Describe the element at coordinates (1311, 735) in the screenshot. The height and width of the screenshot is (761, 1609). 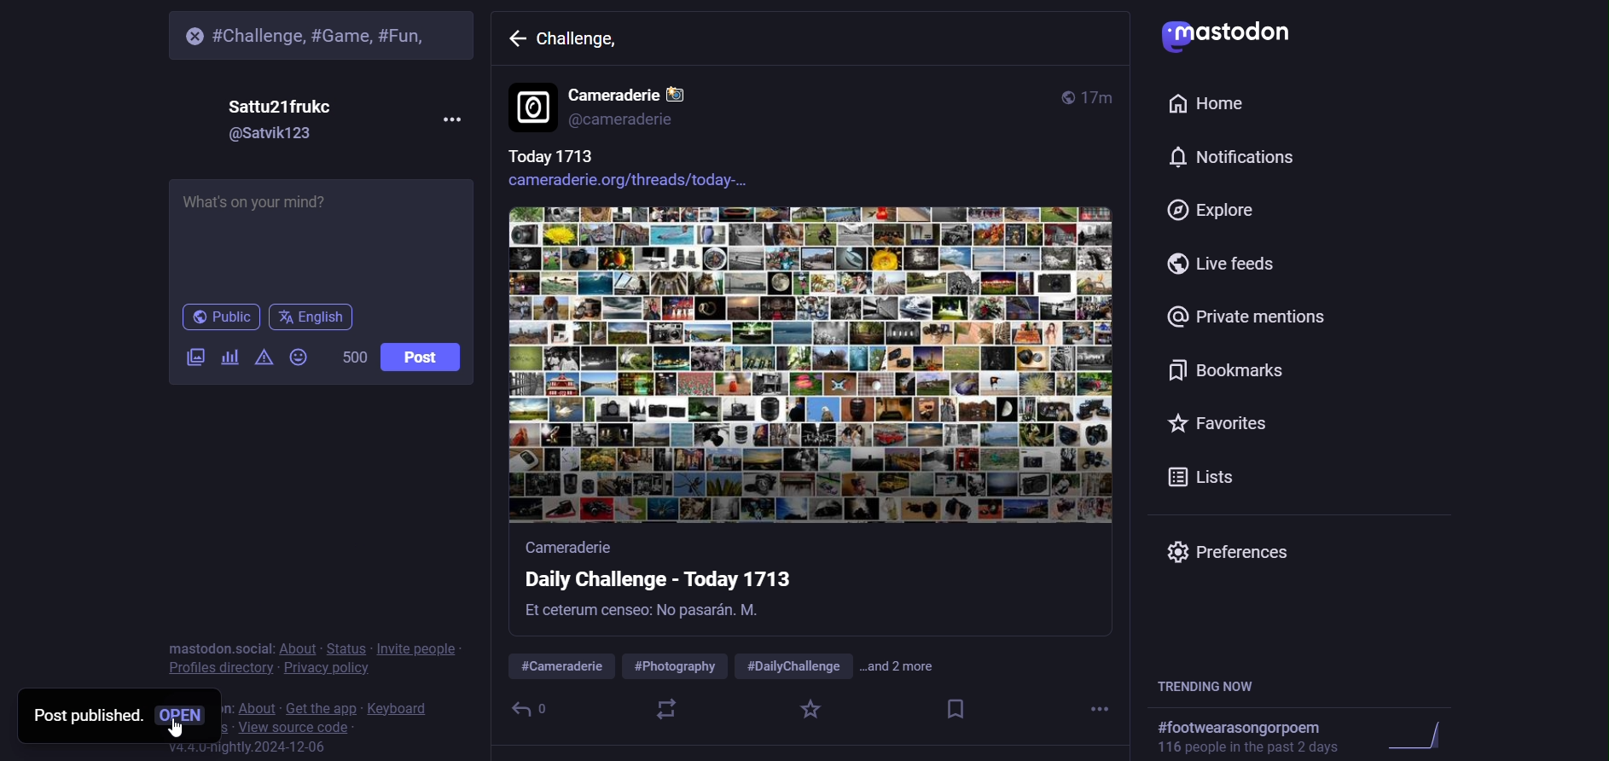
I see `#footwearasongorpoem
116 people in the past 2 days` at that location.